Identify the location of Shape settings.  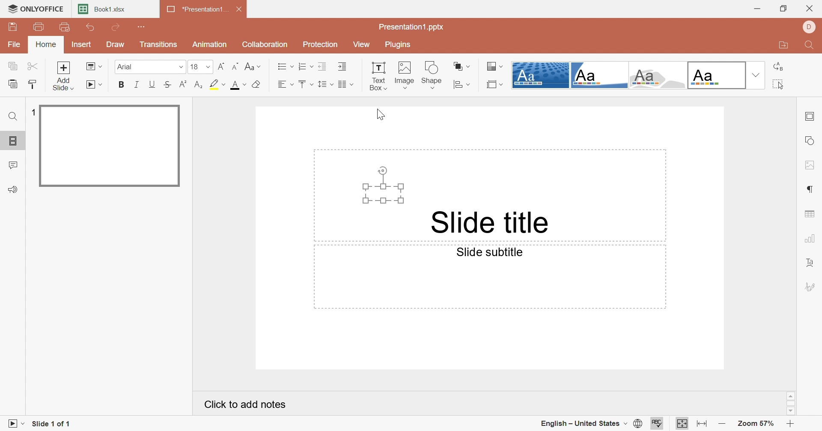
(812, 140).